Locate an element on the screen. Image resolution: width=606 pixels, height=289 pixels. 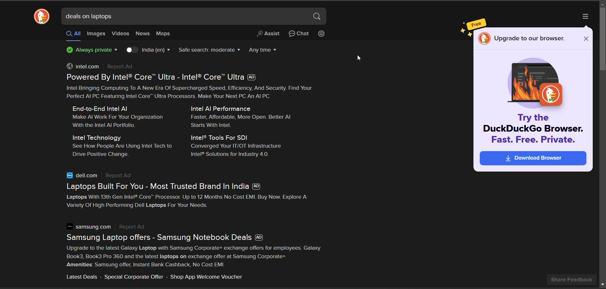
maps is located at coordinates (163, 33).